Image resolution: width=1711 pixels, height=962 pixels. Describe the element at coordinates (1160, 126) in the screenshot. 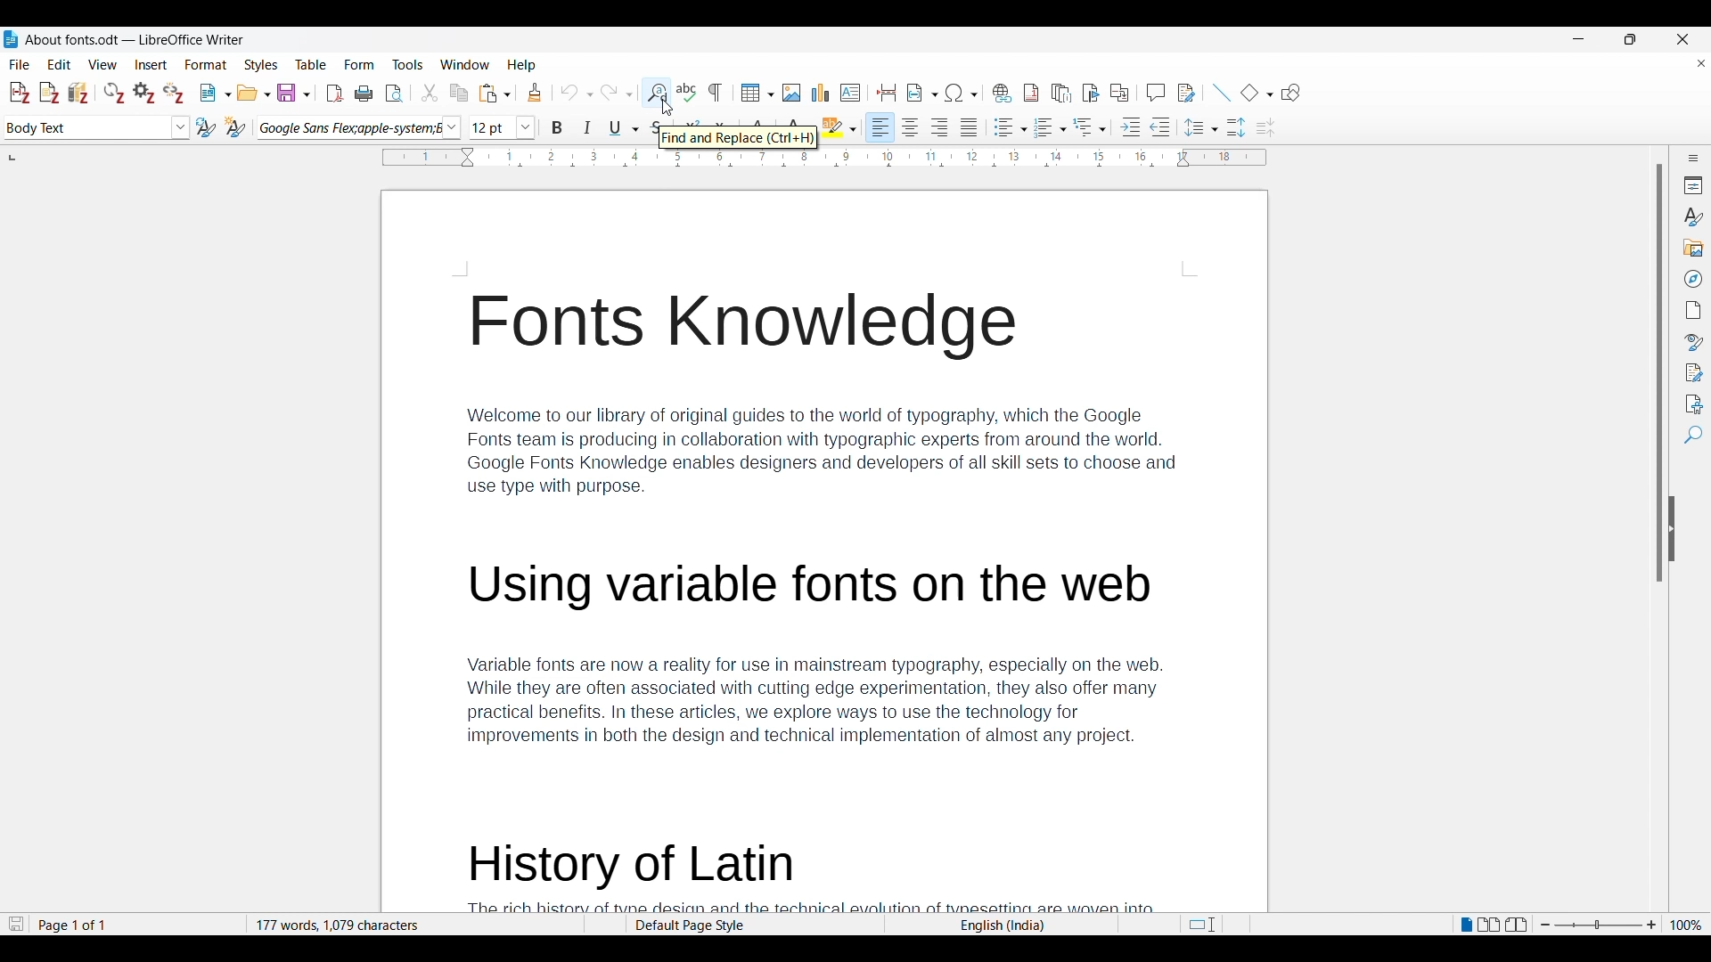

I see `Decrease indent` at that location.